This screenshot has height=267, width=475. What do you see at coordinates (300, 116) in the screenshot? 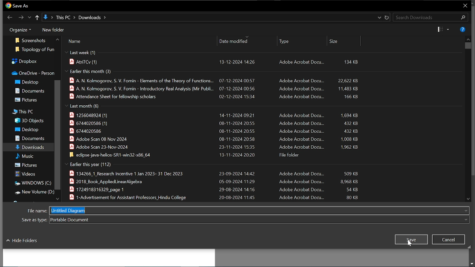
I see `‘Adobe Acrobat Docu...` at bounding box center [300, 116].